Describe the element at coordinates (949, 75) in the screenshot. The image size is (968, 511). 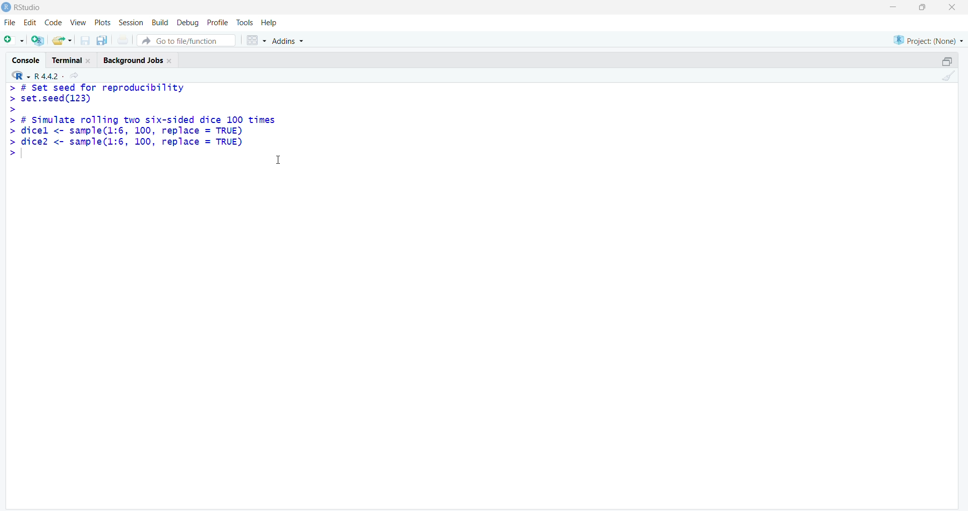
I see `clean` at that location.